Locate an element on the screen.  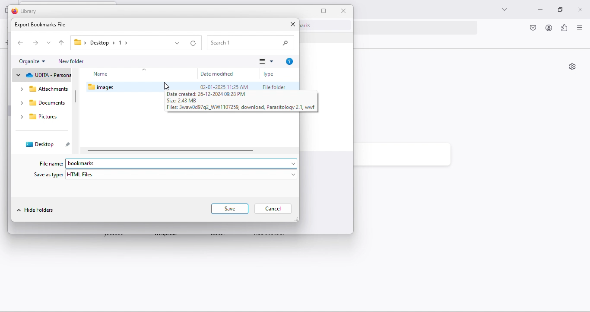
Files: 3waw0d97g2 WW1107259, download, Parasitology 2.1, wwf is located at coordinates (241, 108).